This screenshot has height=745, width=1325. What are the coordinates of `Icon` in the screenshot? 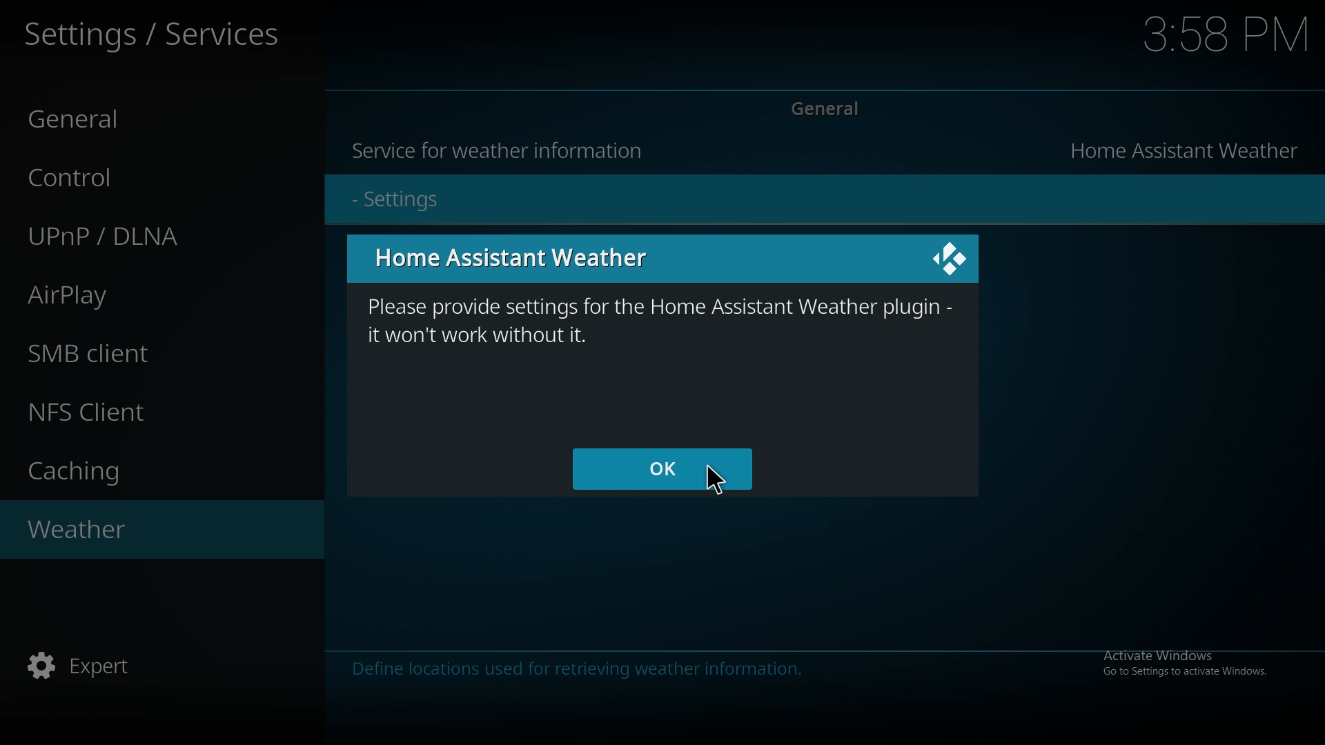 It's located at (946, 259).